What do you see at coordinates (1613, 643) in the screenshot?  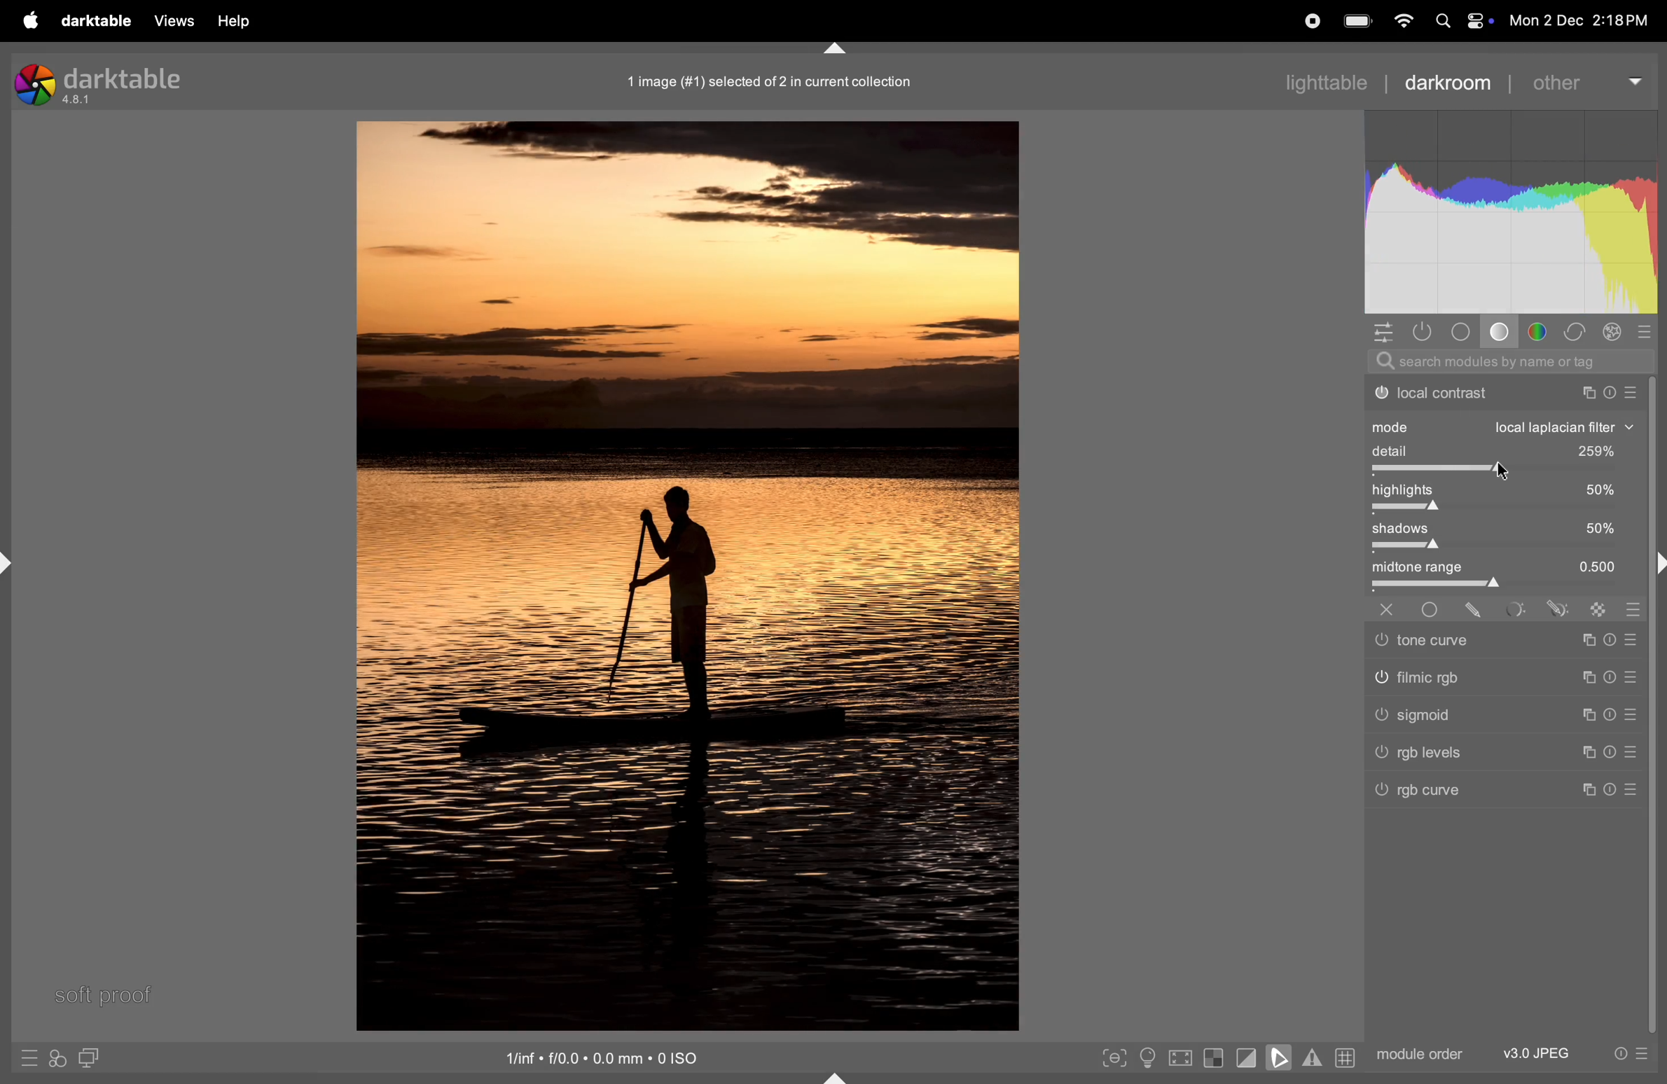 I see `sign ` at bounding box center [1613, 643].